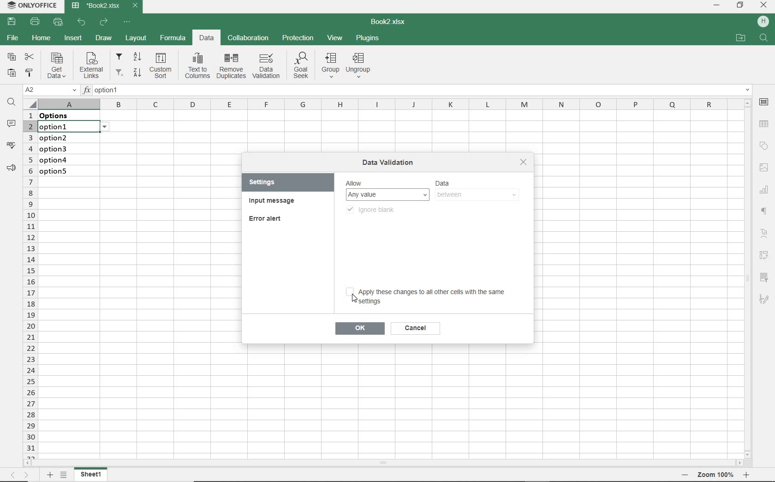 The height and width of the screenshot is (482, 775). Describe the element at coordinates (73, 39) in the screenshot. I see `INSERT` at that location.